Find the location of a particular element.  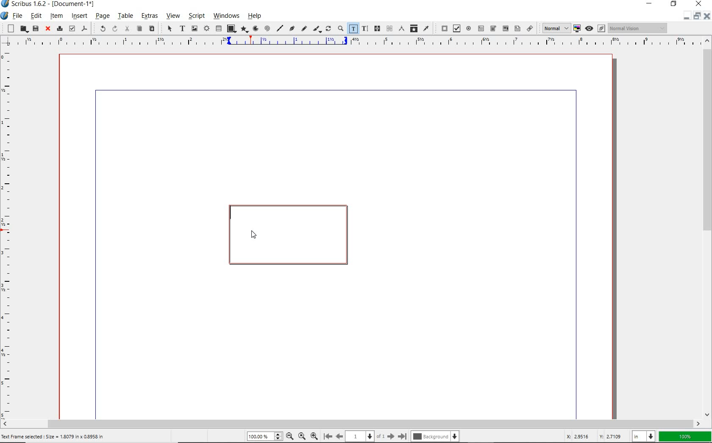

Zoom Out is located at coordinates (290, 437).